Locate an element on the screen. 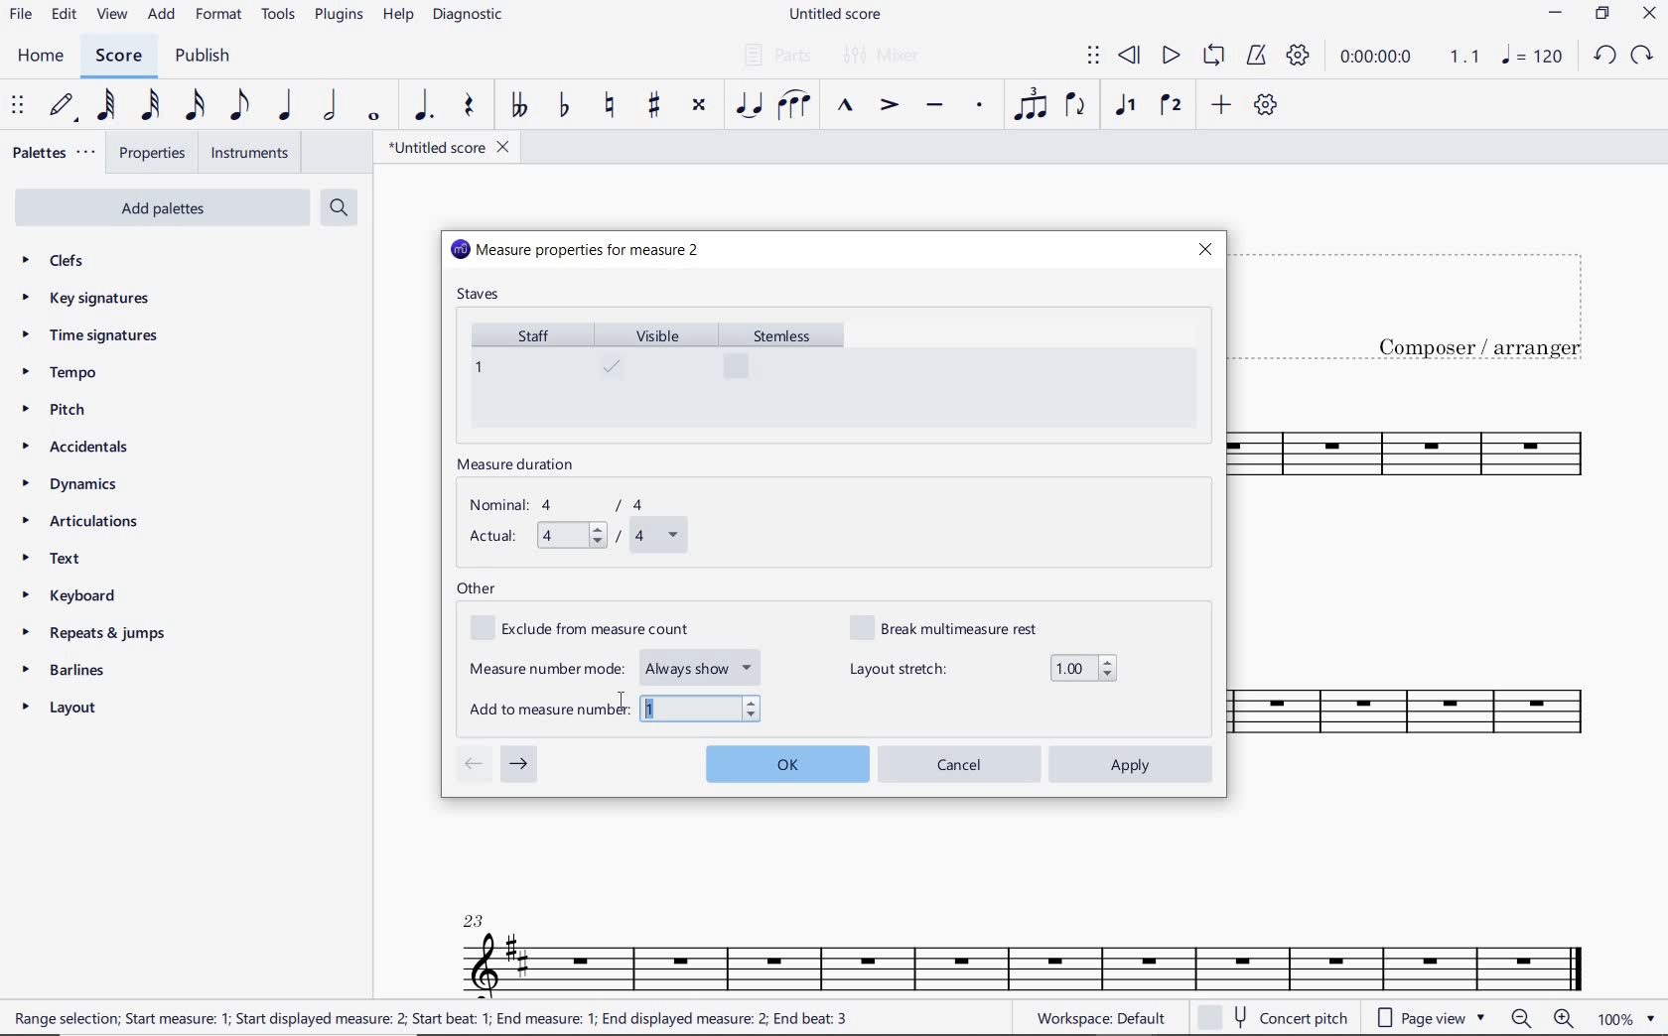  TEMPO is located at coordinates (59, 374).